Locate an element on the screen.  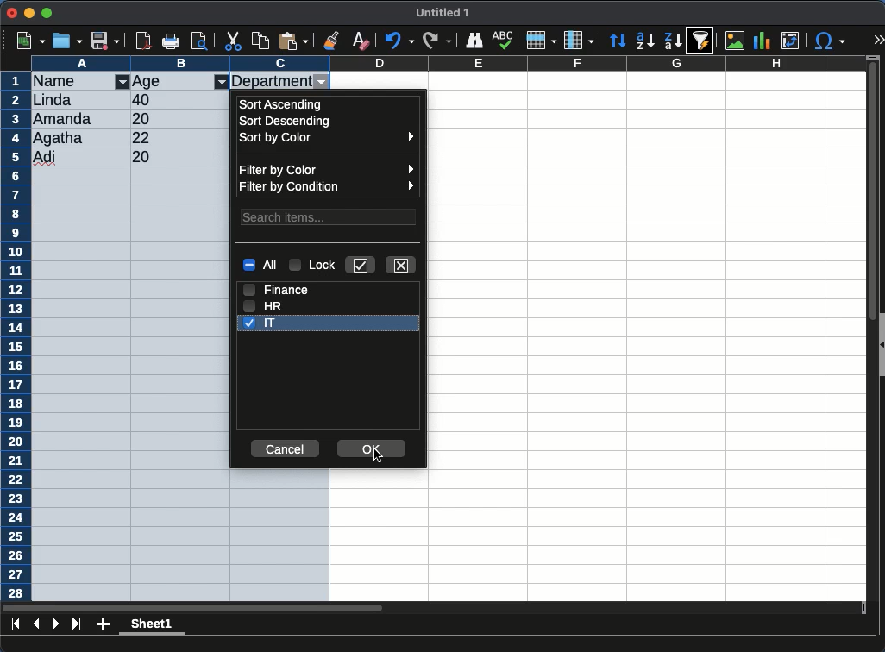
undo is located at coordinates (399, 41).